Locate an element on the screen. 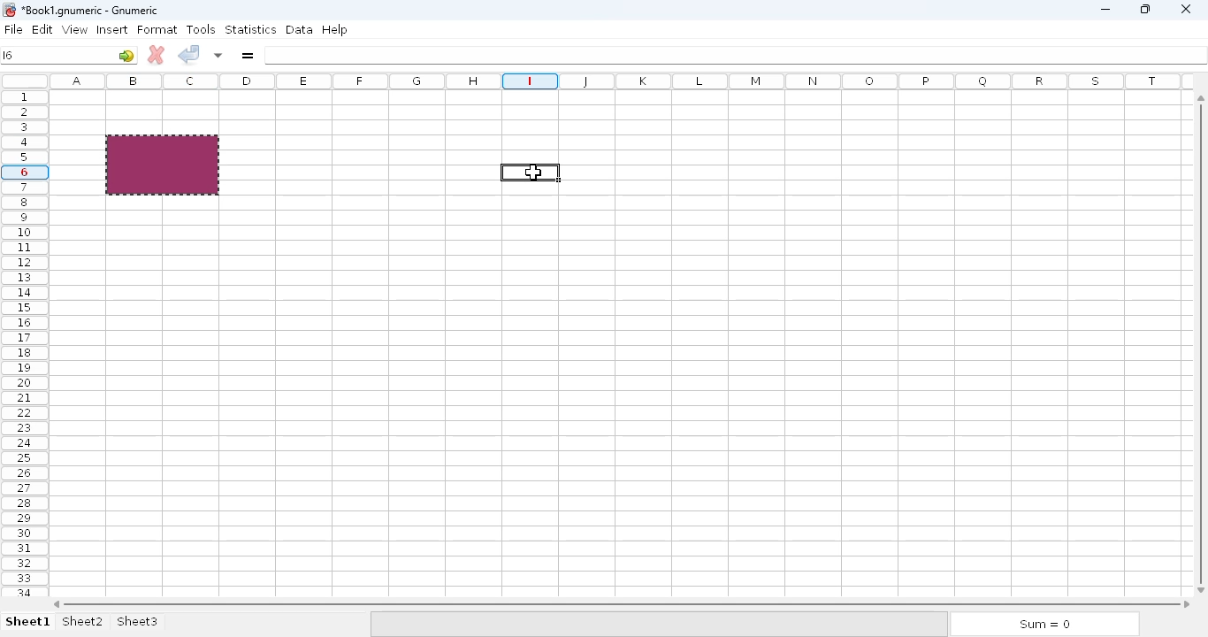  vertical scroll bar is located at coordinates (1201, 353).